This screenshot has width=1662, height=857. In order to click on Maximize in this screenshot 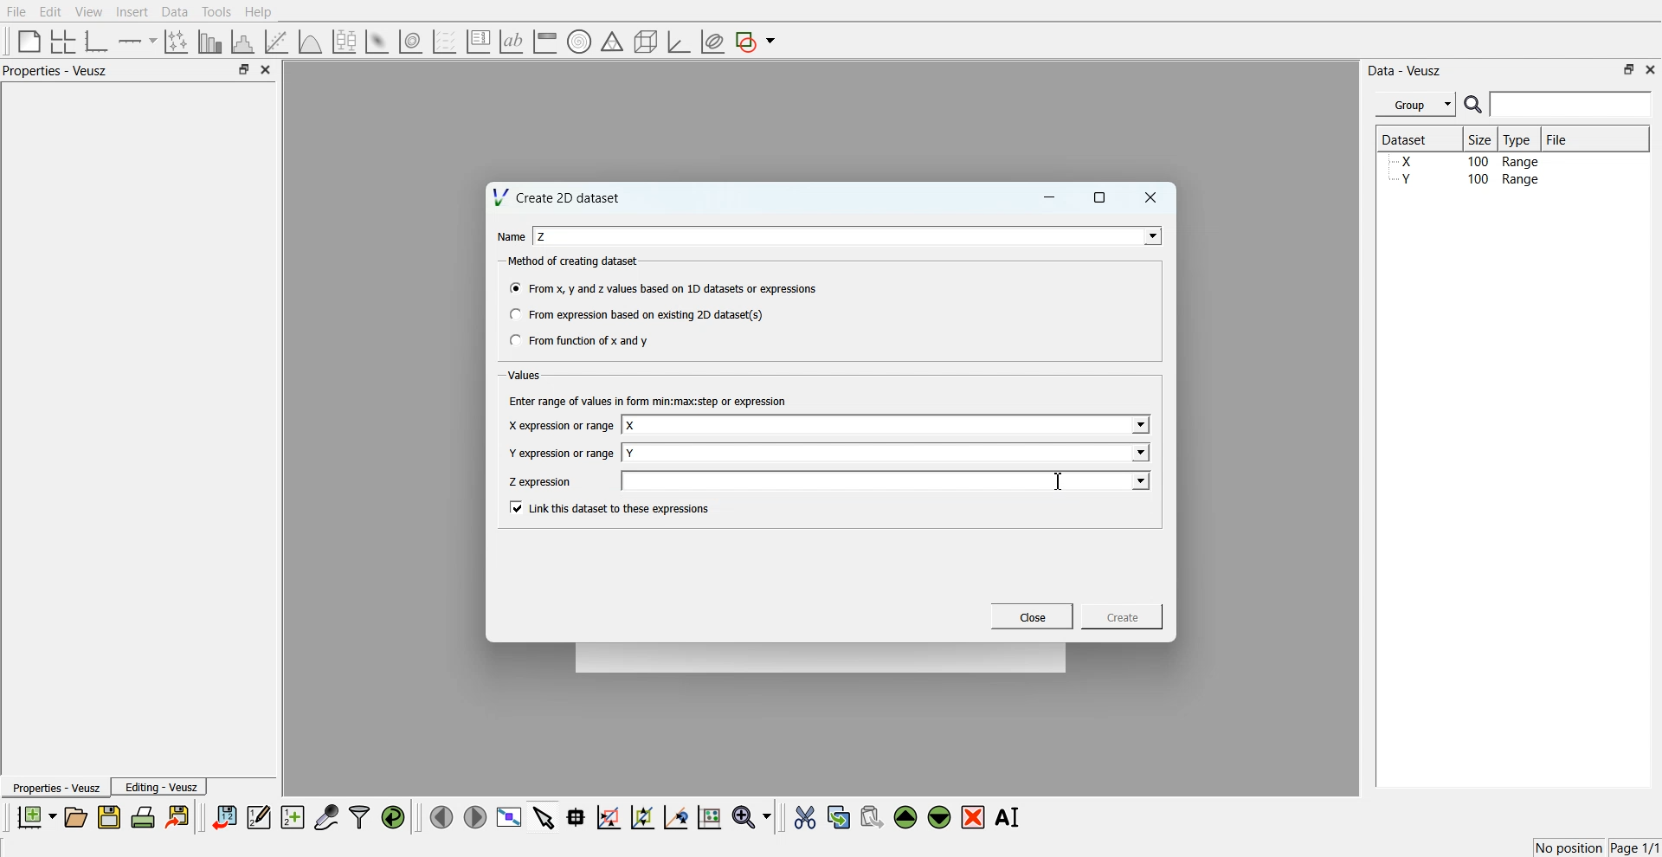, I will do `click(1629, 69)`.